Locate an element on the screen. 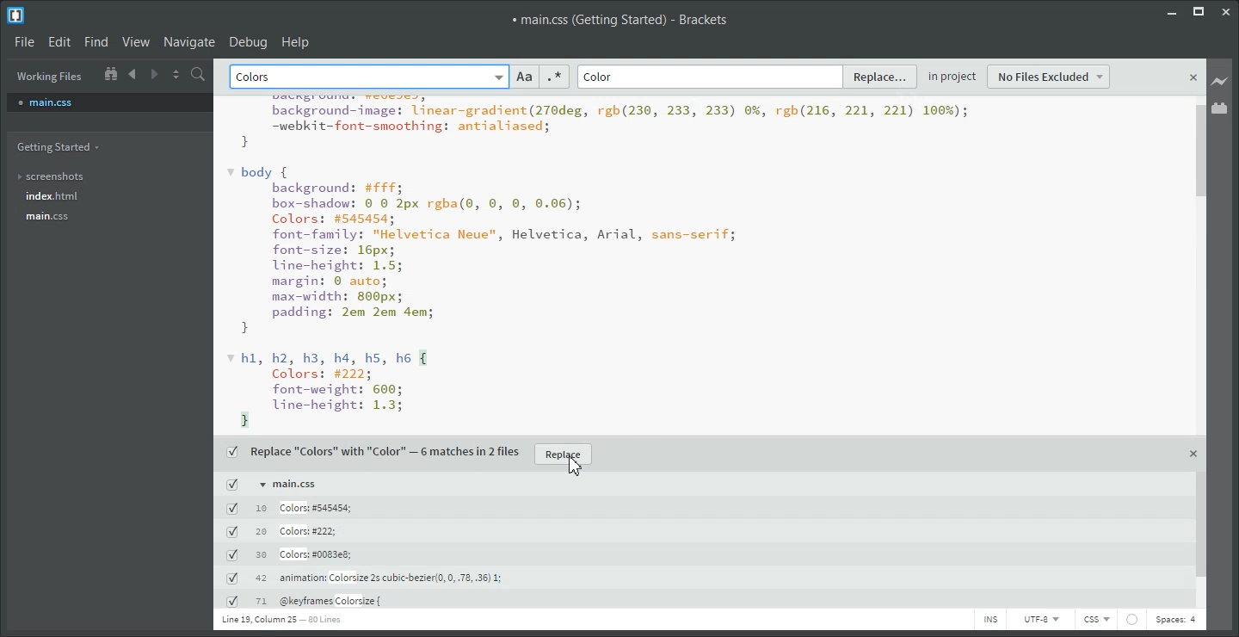  Show In the file tree is located at coordinates (110, 72).